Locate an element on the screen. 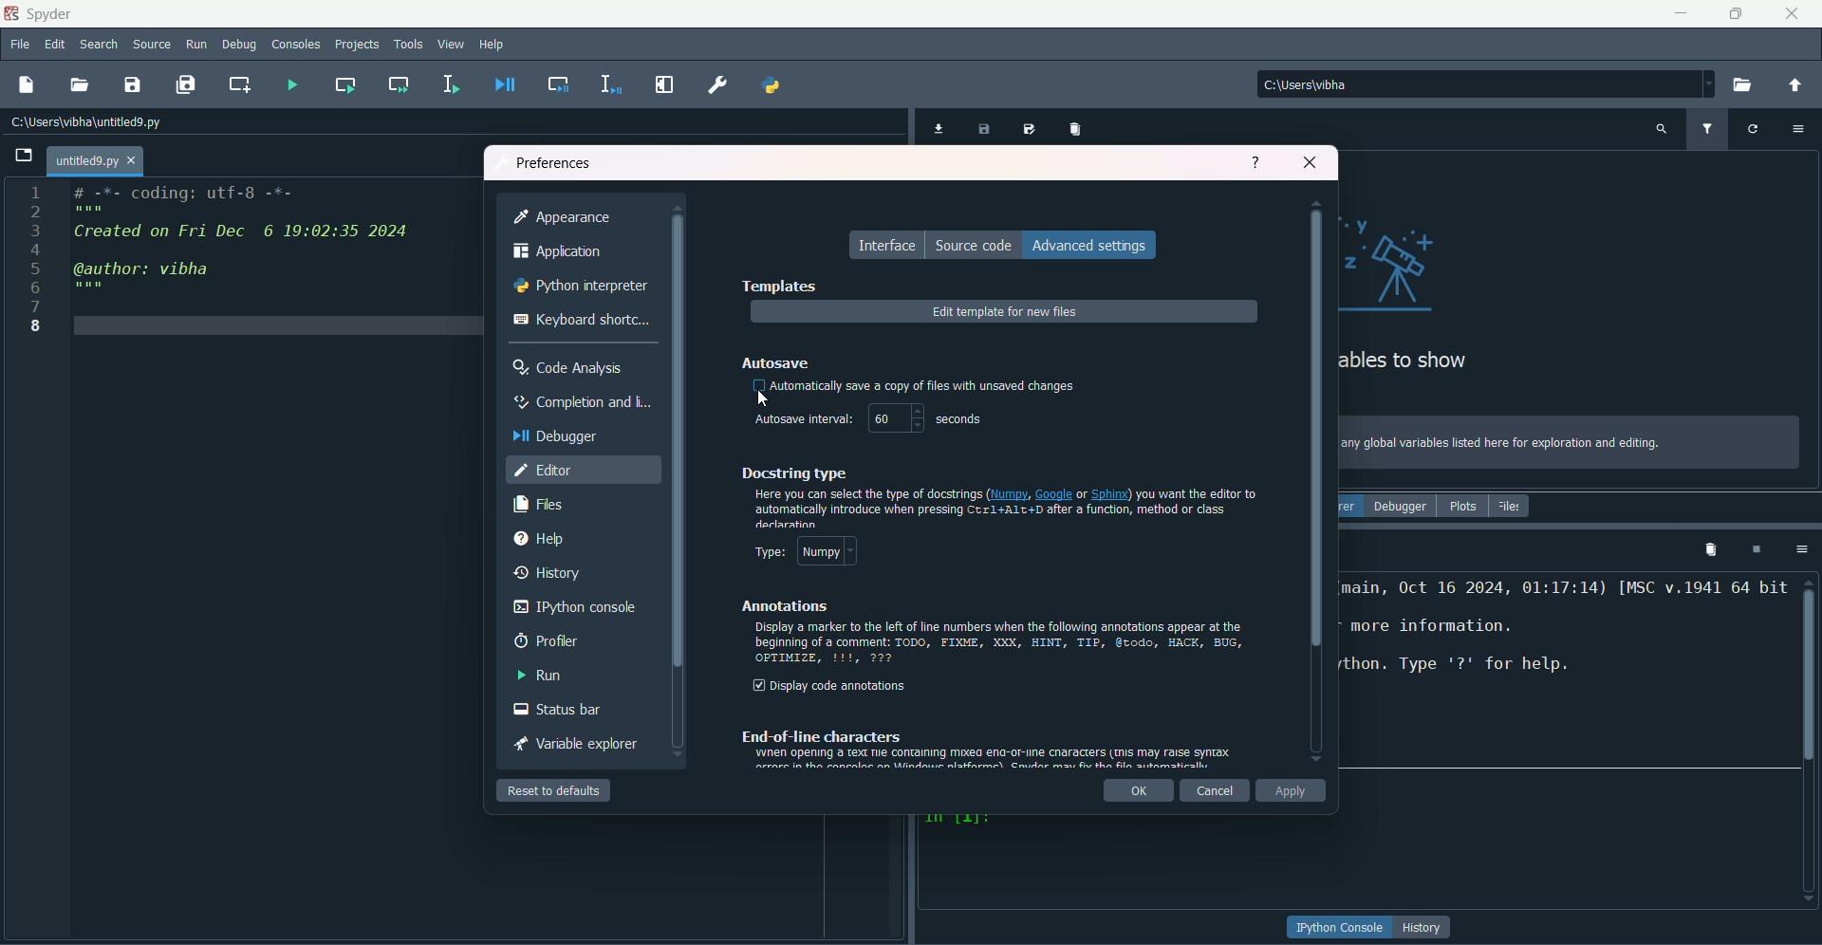  cancel is located at coordinates (1216, 792).